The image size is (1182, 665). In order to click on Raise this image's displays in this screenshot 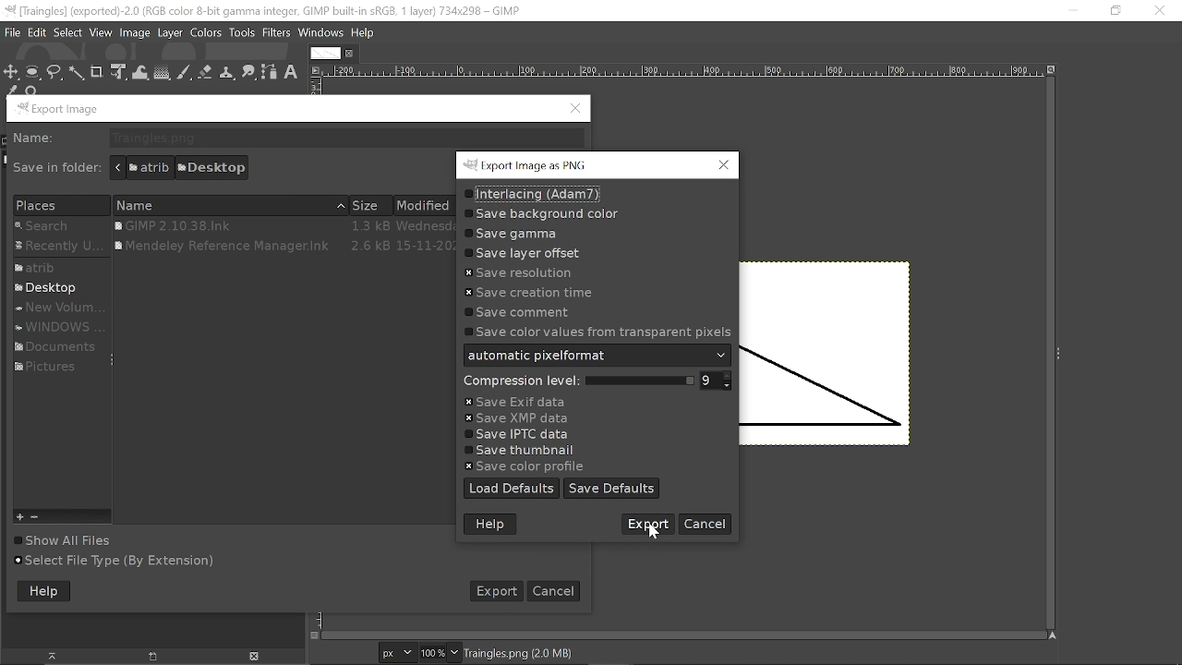, I will do `click(53, 656)`.